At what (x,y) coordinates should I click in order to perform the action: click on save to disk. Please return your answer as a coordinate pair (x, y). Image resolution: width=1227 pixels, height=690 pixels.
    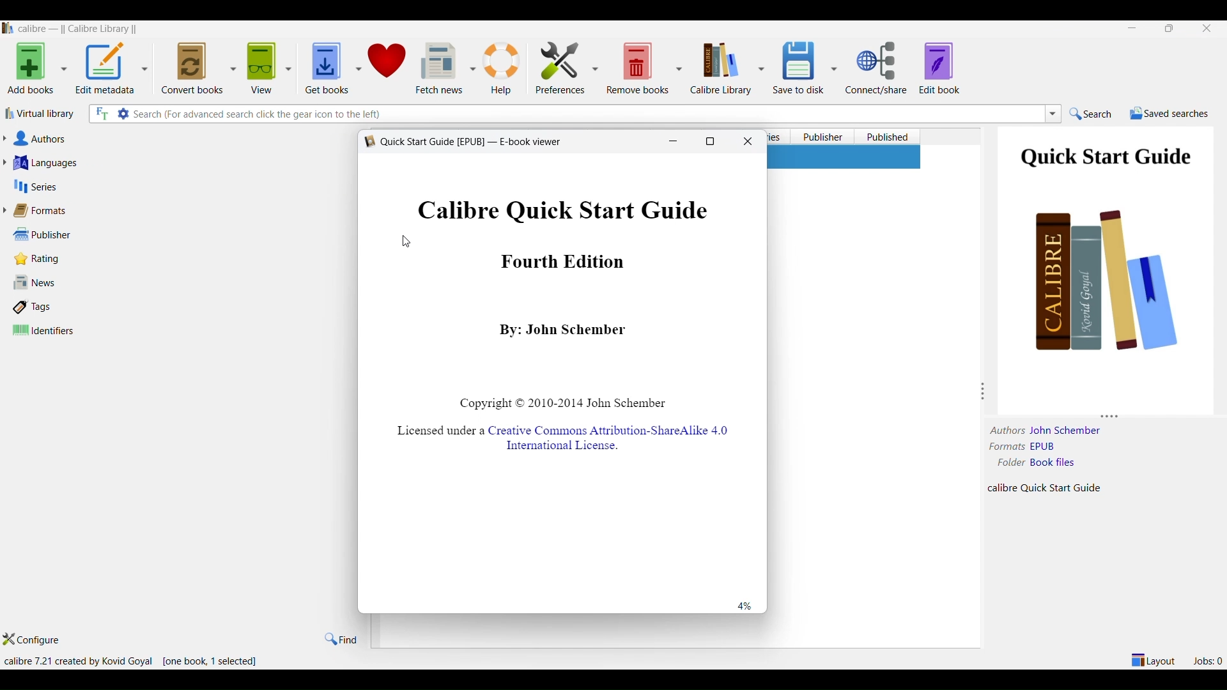
    Looking at the image, I should click on (796, 68).